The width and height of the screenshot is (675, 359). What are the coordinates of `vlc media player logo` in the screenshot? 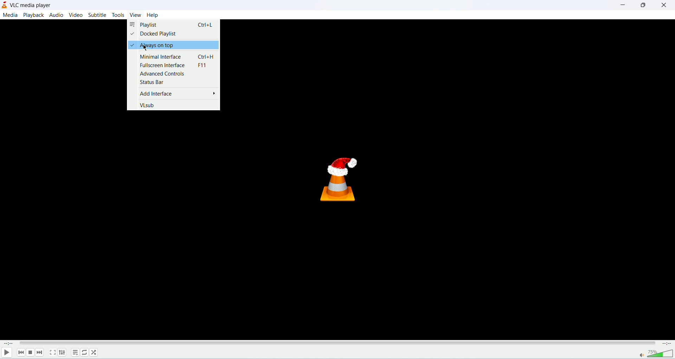 It's located at (4, 5).